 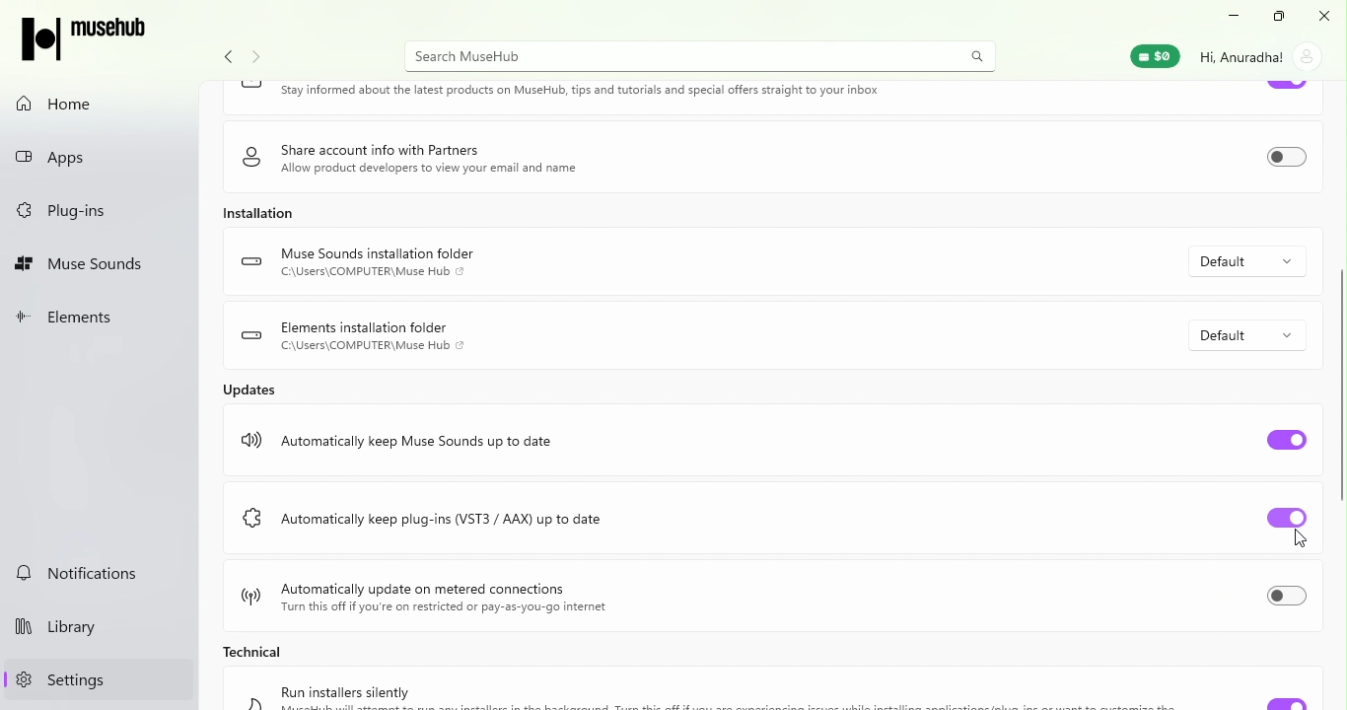 What do you see at coordinates (98, 162) in the screenshot?
I see `Apps` at bounding box center [98, 162].